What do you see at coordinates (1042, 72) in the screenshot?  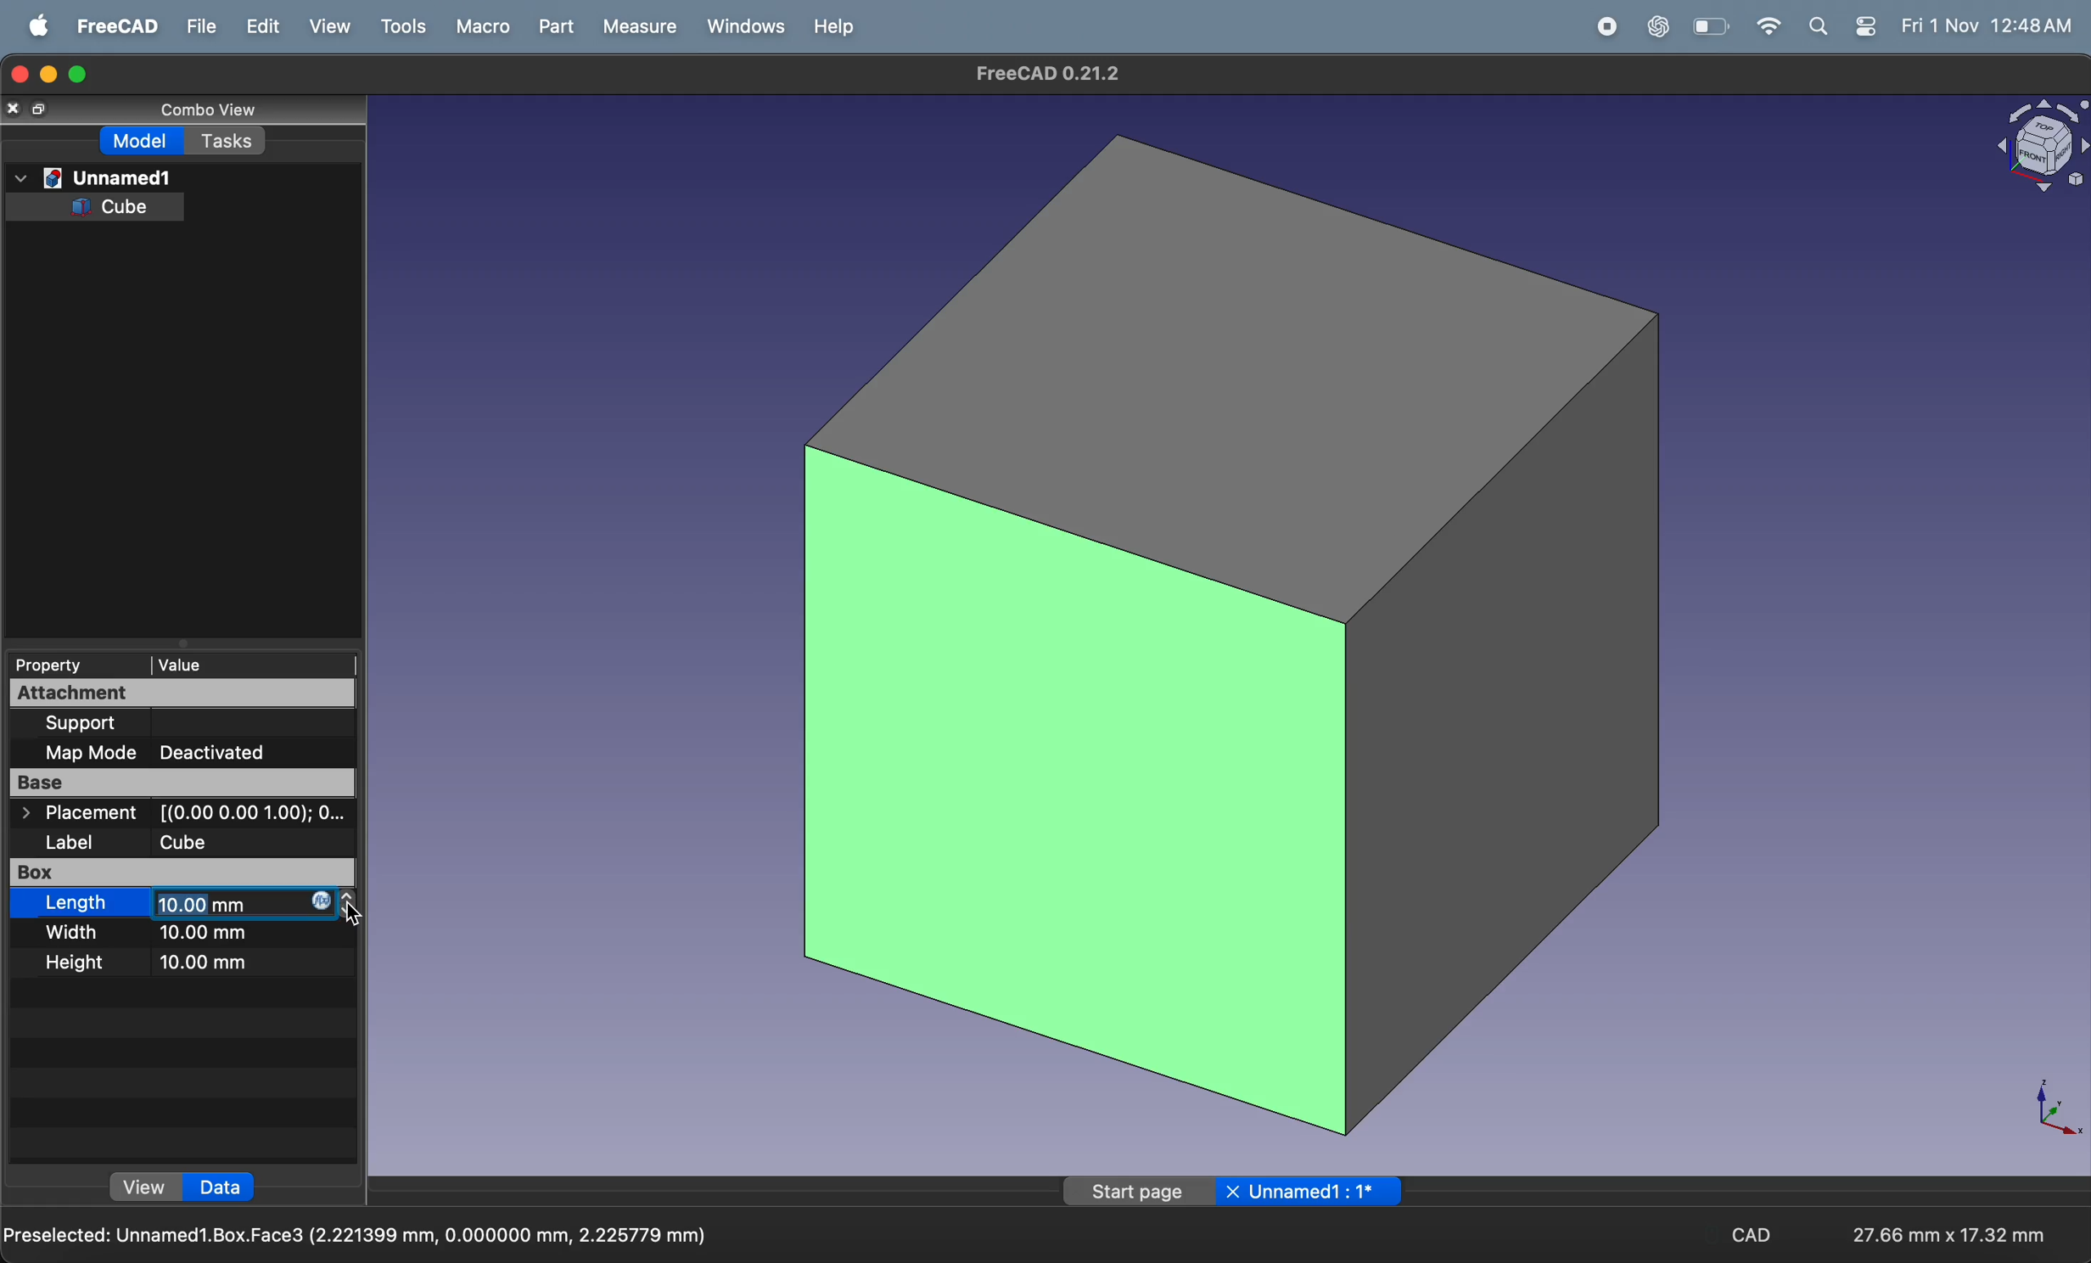 I see `FreeCad 0.21.2` at bounding box center [1042, 72].